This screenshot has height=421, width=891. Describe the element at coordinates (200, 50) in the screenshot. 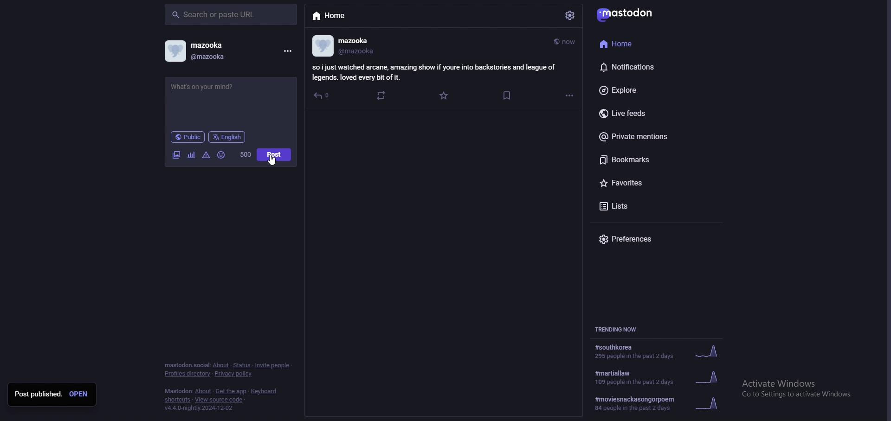

I see `profile` at that location.